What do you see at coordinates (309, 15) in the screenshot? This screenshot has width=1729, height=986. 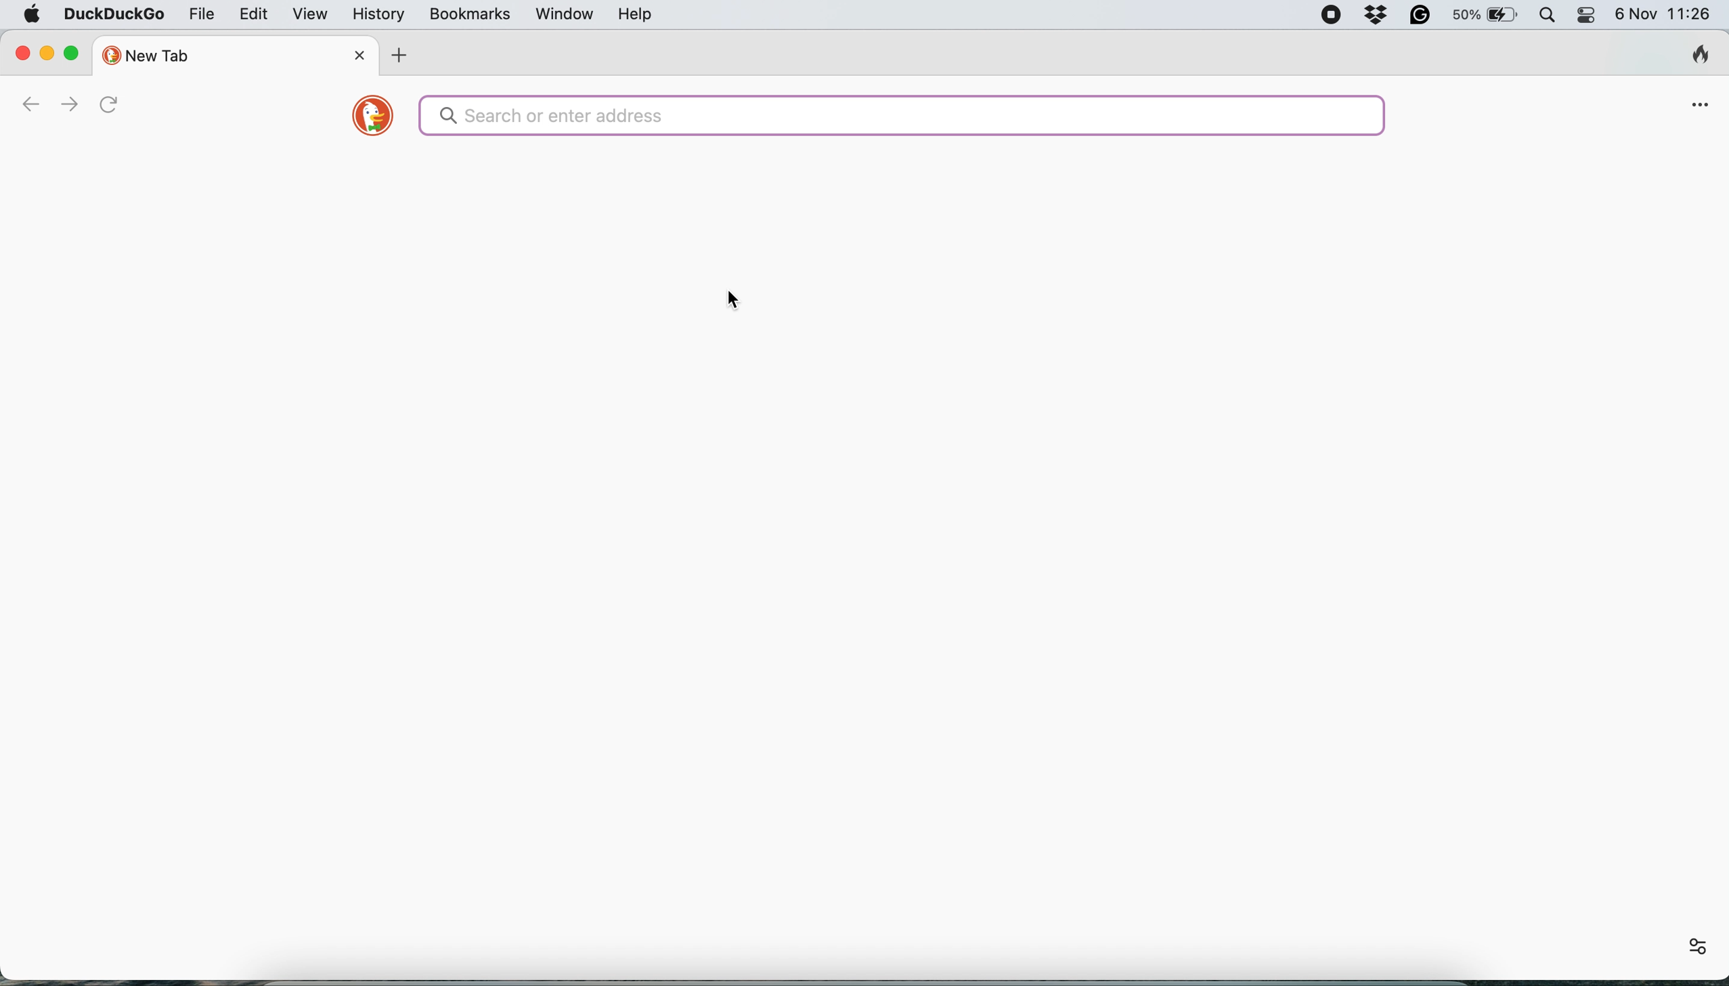 I see `view` at bounding box center [309, 15].